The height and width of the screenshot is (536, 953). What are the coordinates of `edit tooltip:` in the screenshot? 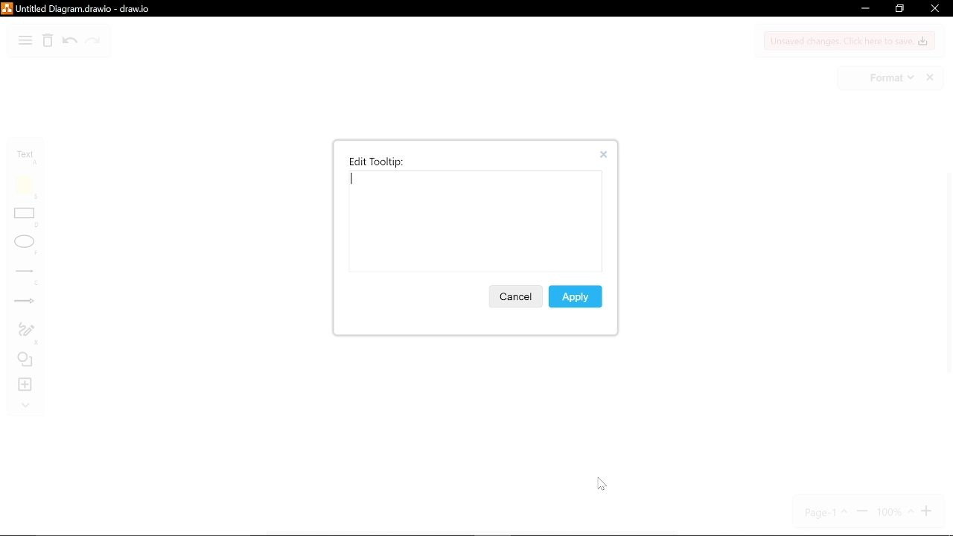 It's located at (377, 162).